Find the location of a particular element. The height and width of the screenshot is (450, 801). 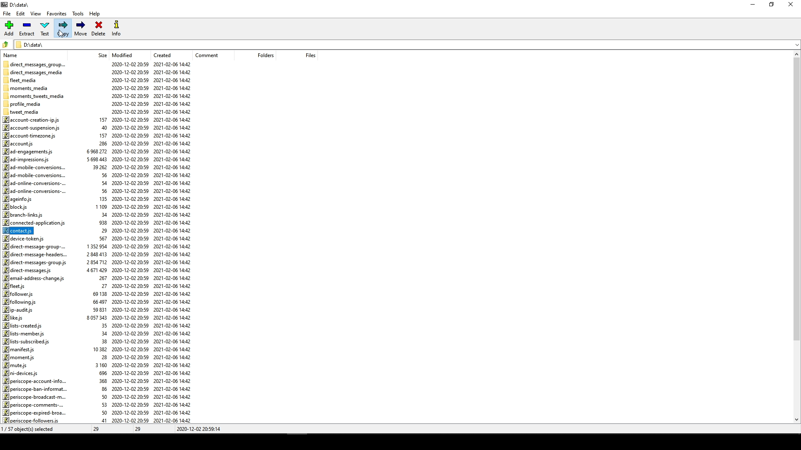

comment is located at coordinates (209, 55).